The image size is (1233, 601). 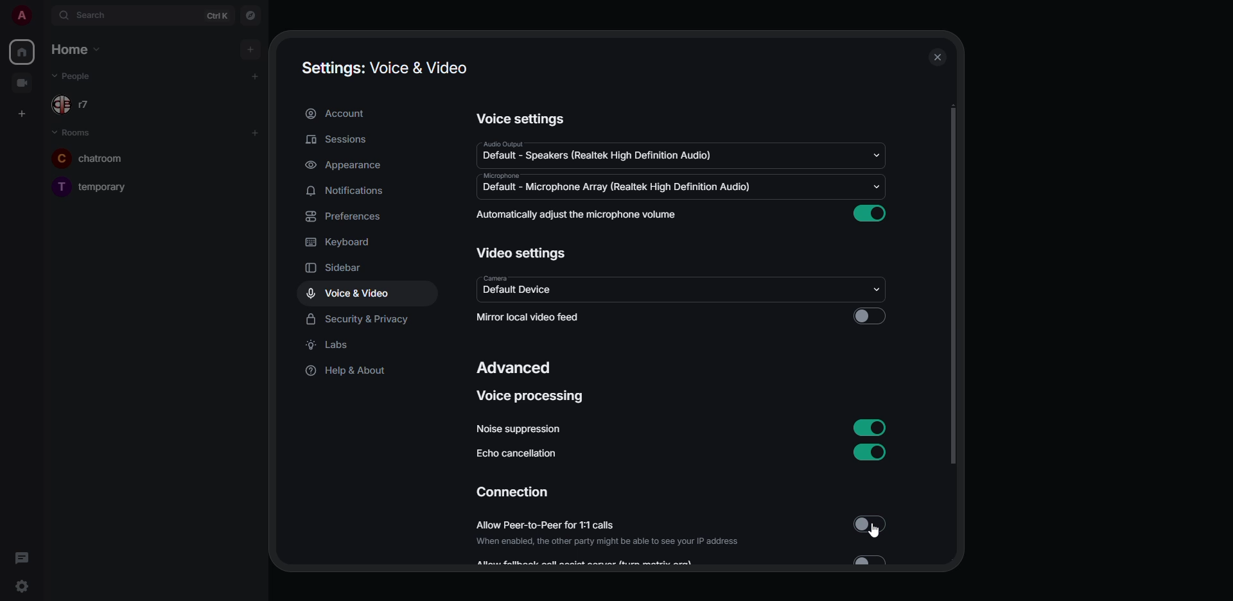 What do you see at coordinates (514, 366) in the screenshot?
I see `advanced` at bounding box center [514, 366].